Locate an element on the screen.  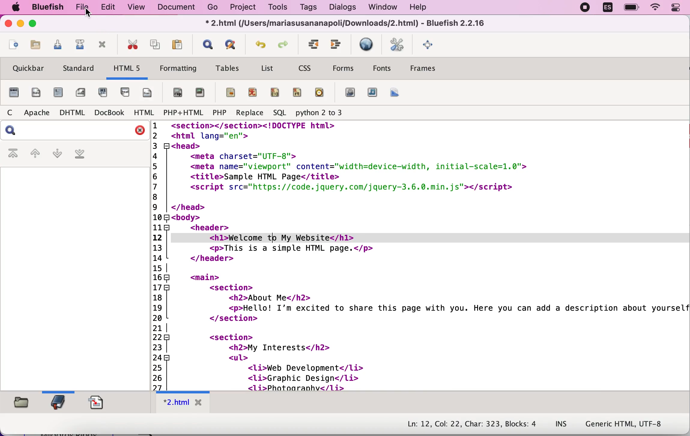
canvas is located at coordinates (395, 92).